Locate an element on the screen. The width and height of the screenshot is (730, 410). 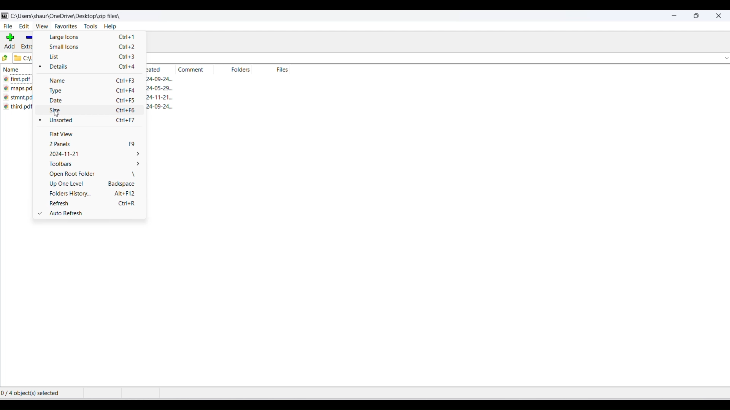
file name is located at coordinates (18, 80).